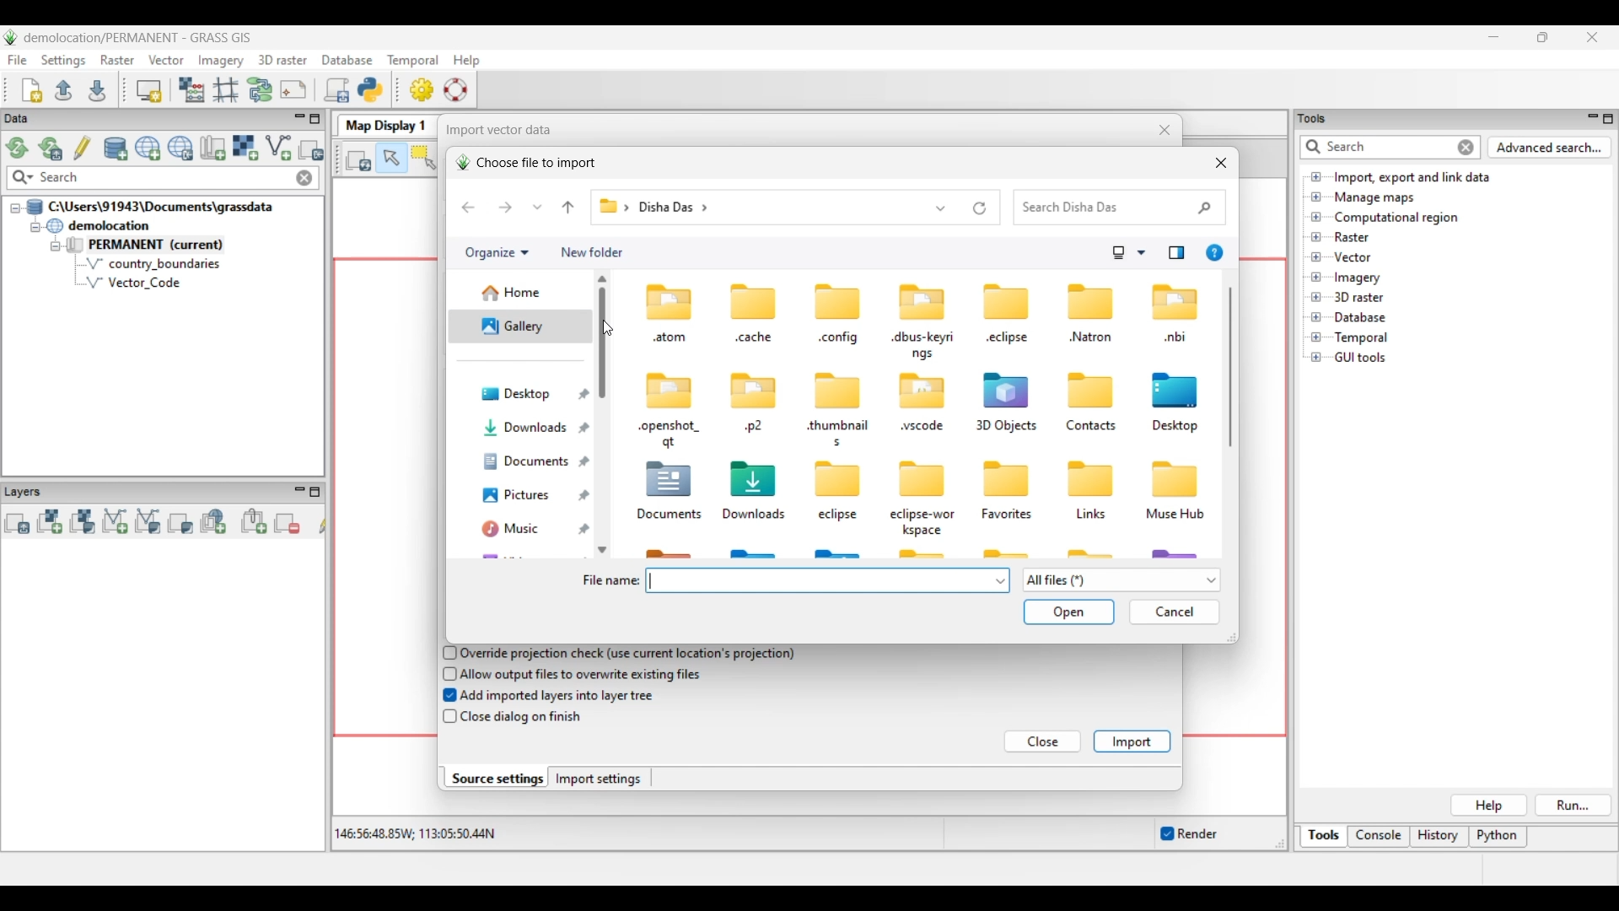 The height and width of the screenshot is (911, 1619). Describe the element at coordinates (310, 149) in the screenshot. I see `Select another import option` at that location.